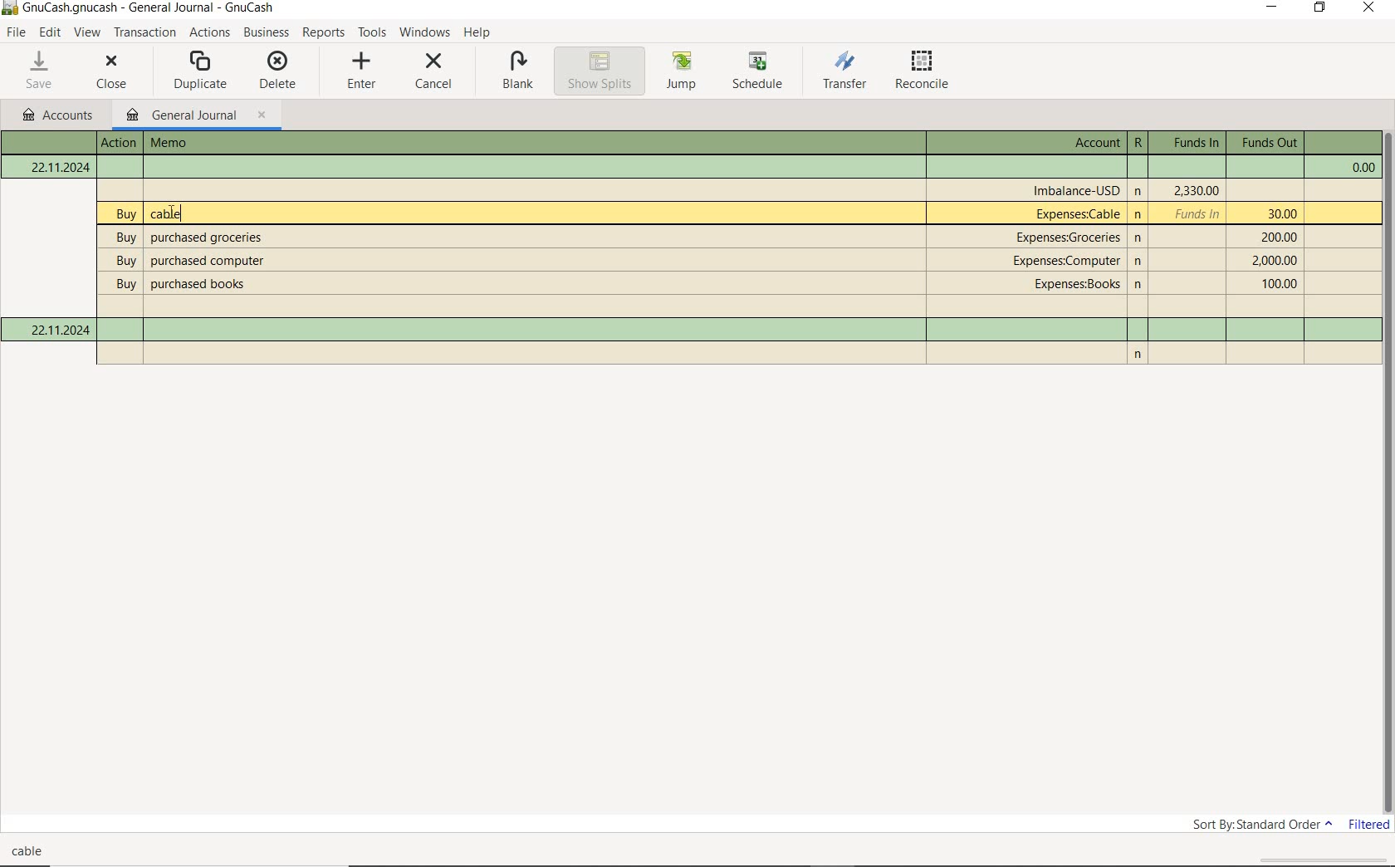  Describe the element at coordinates (112, 74) in the screenshot. I see `close` at that location.